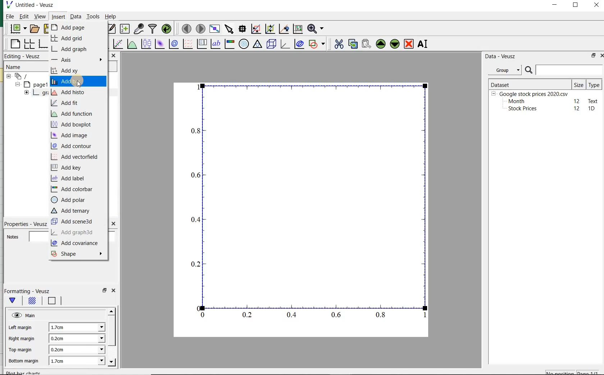 The height and width of the screenshot is (375, 604). Describe the element at coordinates (113, 290) in the screenshot. I see `close` at that location.